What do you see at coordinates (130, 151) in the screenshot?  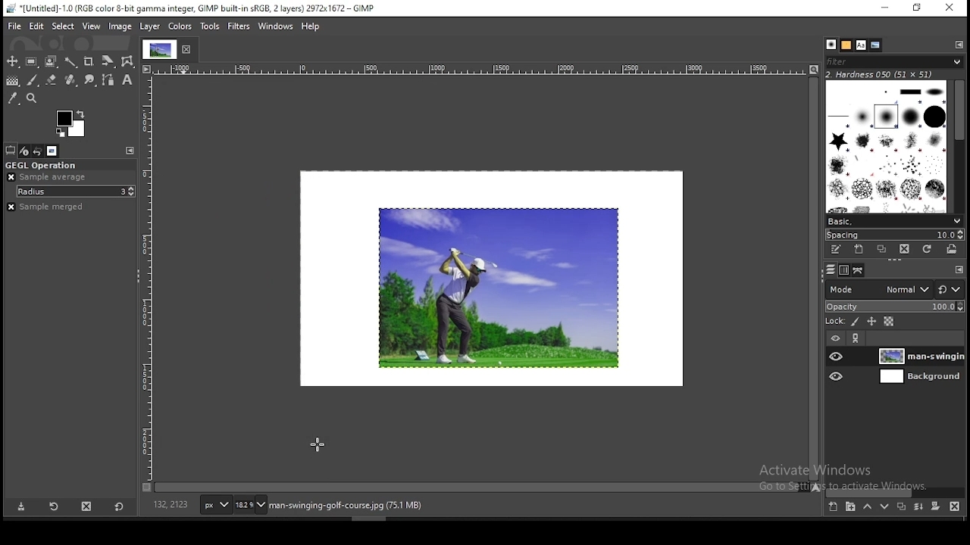 I see `configure this tab` at bounding box center [130, 151].